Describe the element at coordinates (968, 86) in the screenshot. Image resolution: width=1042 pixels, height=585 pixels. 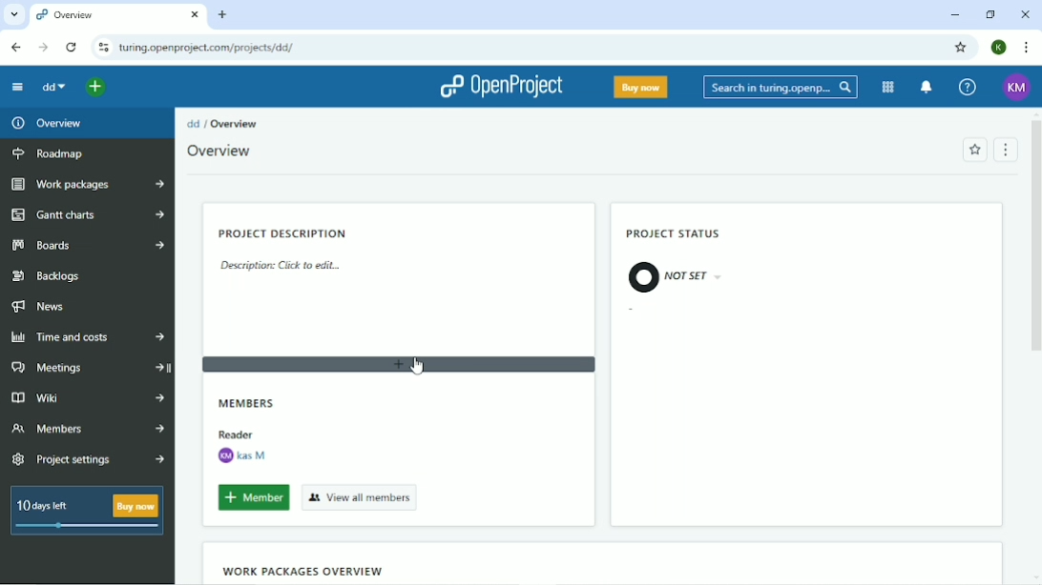
I see `Help` at that location.